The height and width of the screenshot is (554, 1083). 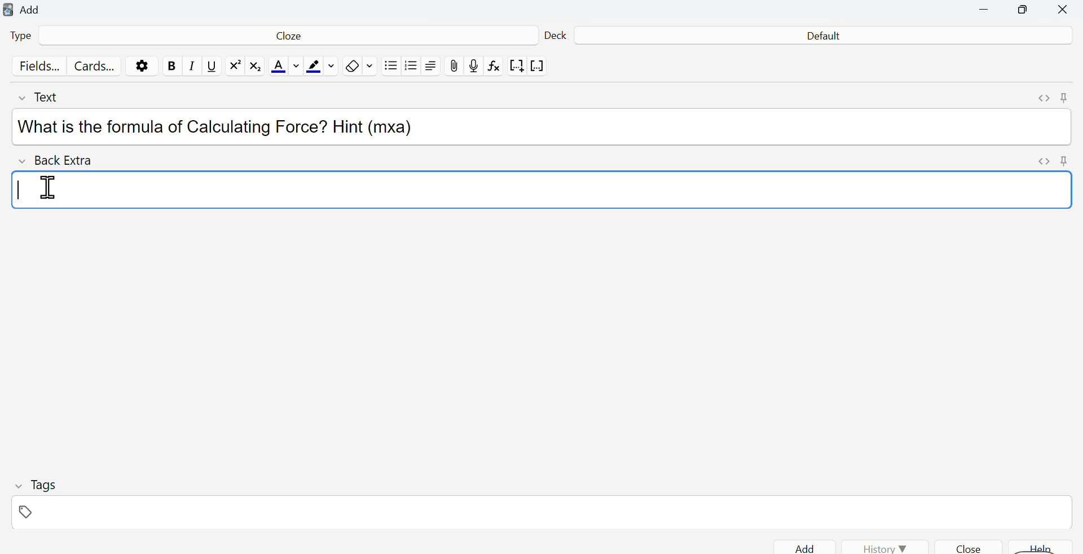 I want to click on Fields, so click(x=37, y=67).